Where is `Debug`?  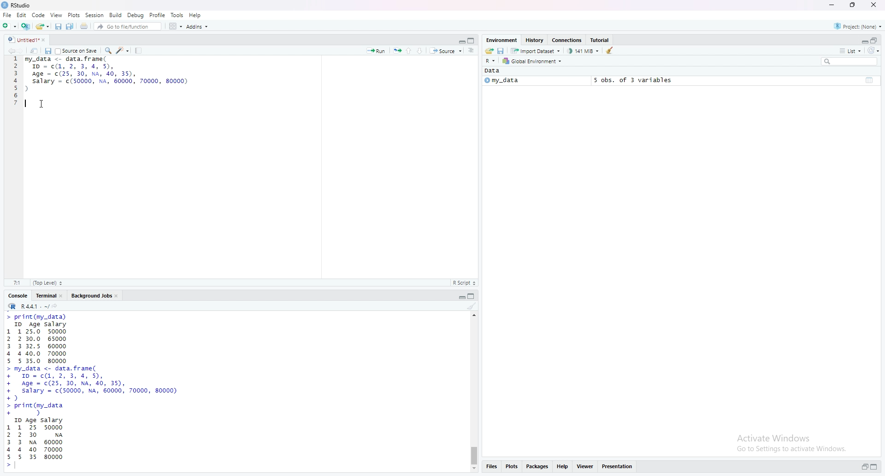 Debug is located at coordinates (136, 14).